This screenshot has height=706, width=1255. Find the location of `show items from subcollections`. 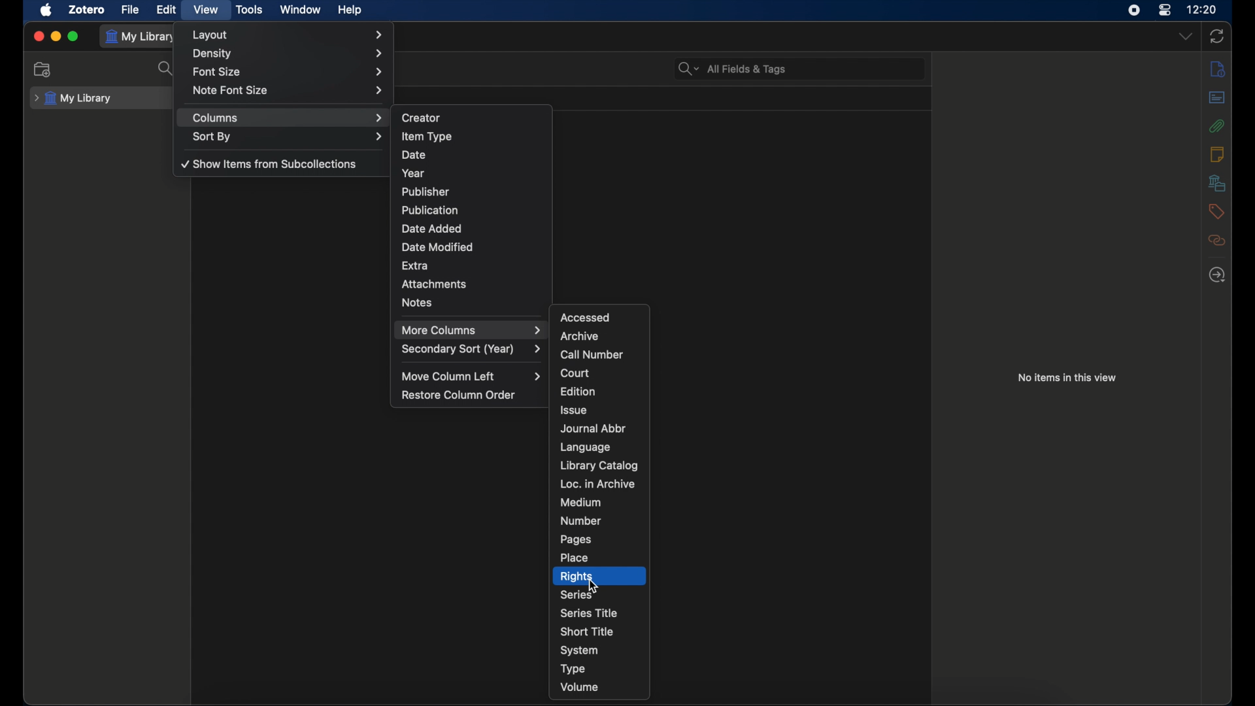

show items from subcollections is located at coordinates (268, 163).